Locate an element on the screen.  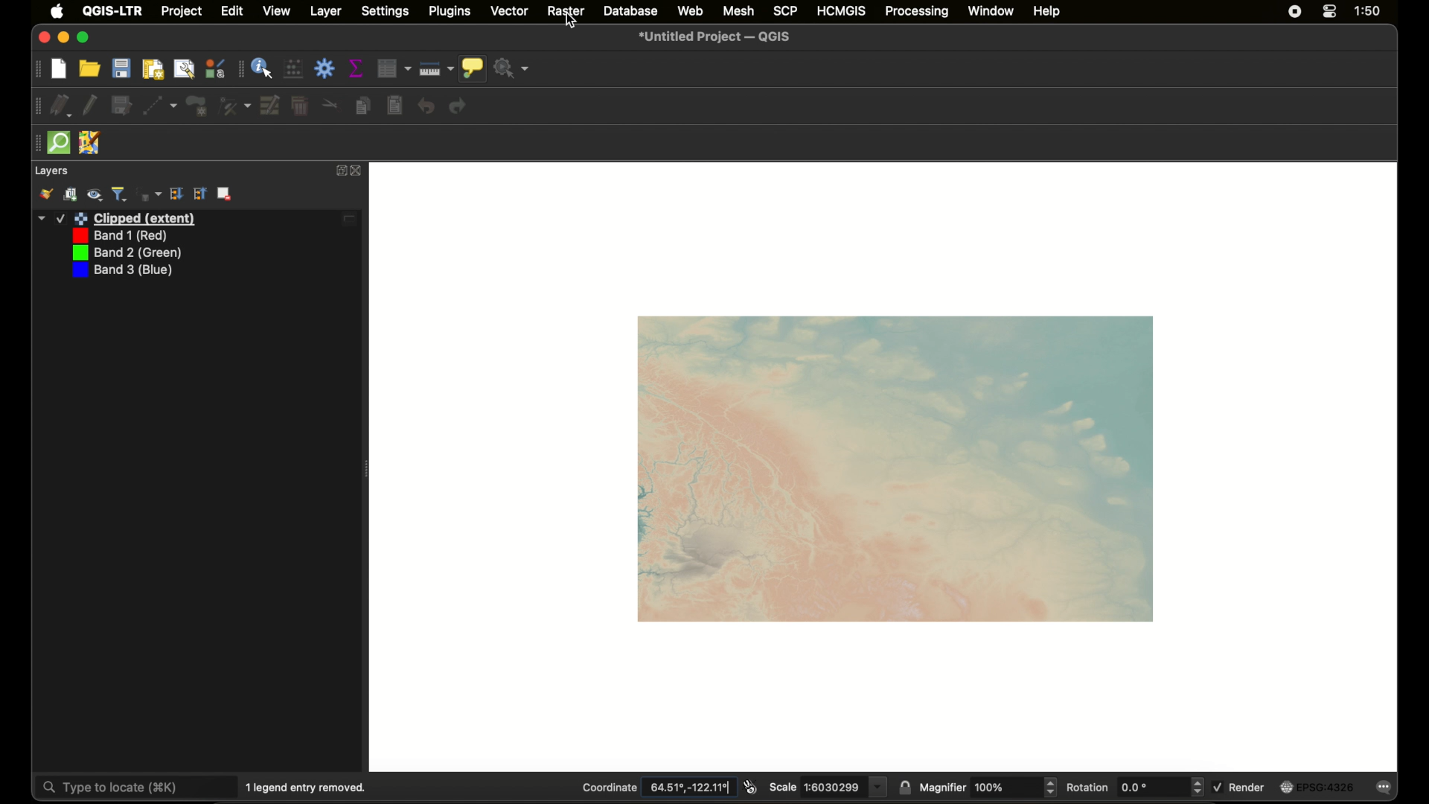
raster map is located at coordinates (895, 470).